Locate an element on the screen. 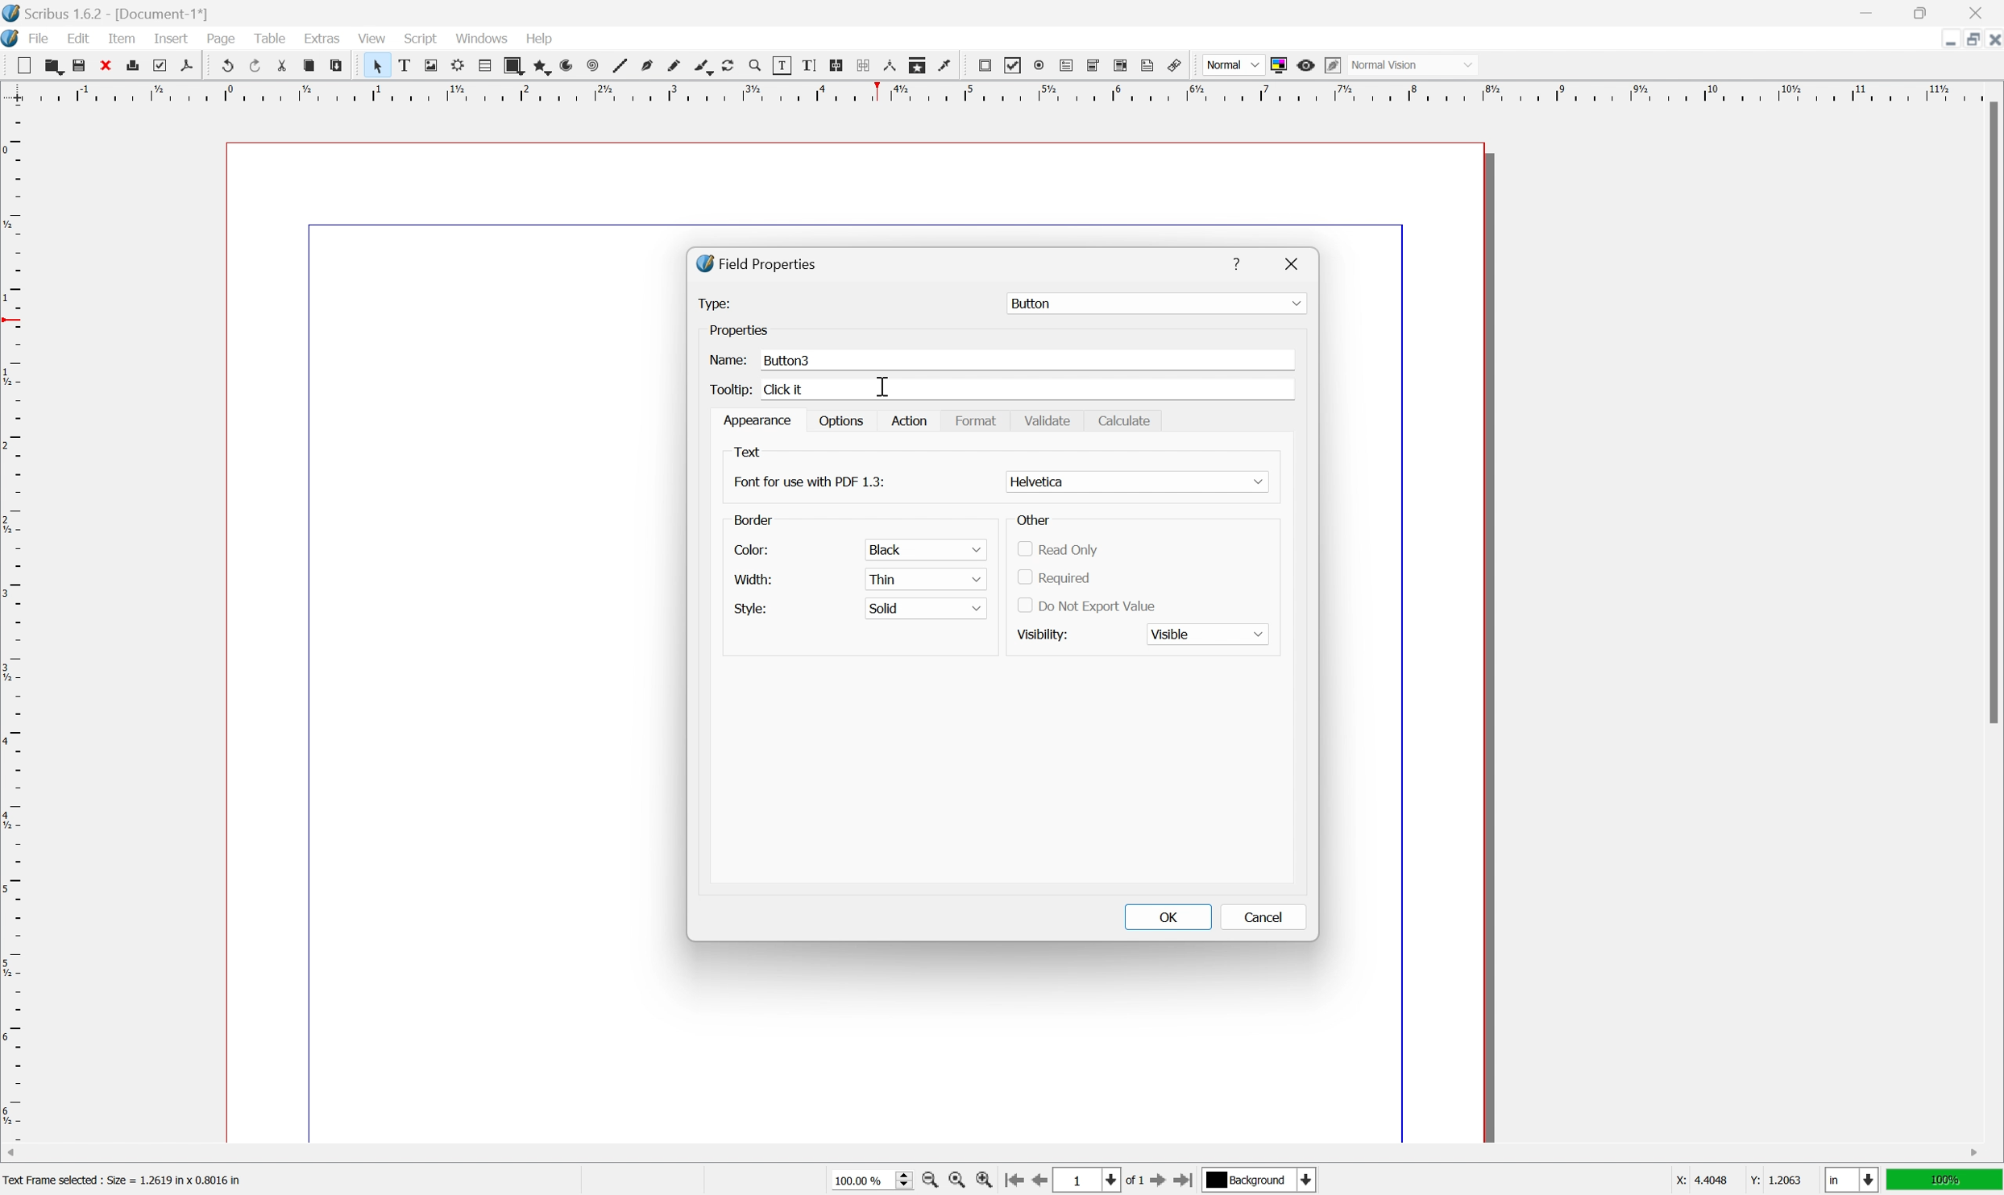 The image size is (2004, 1195). width: is located at coordinates (752, 578).